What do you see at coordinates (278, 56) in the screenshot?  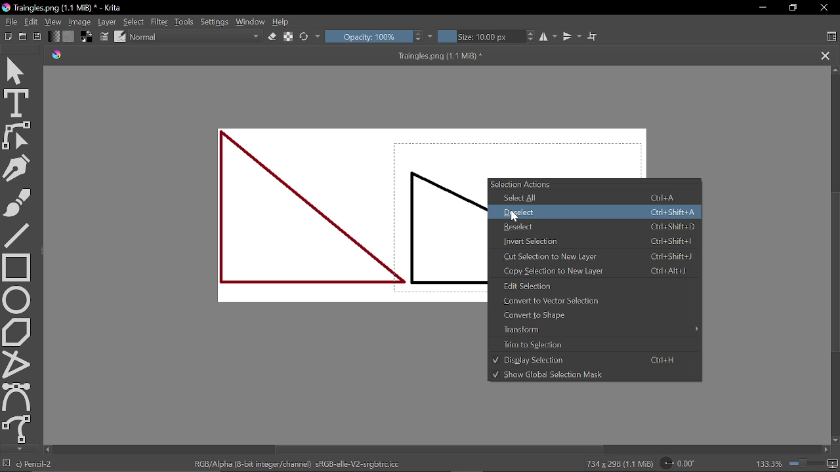 I see `Traingles.png (1.1 MiB) *` at bounding box center [278, 56].